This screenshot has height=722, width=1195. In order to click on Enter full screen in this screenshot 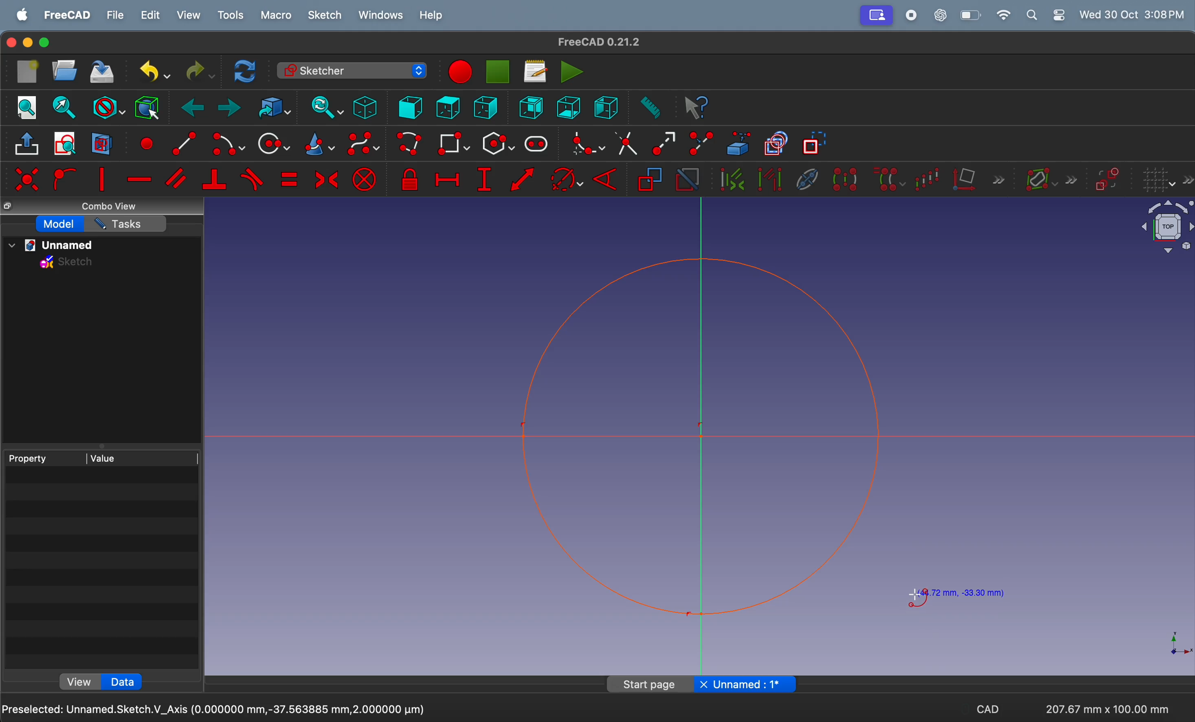, I will do `click(46, 43)`.